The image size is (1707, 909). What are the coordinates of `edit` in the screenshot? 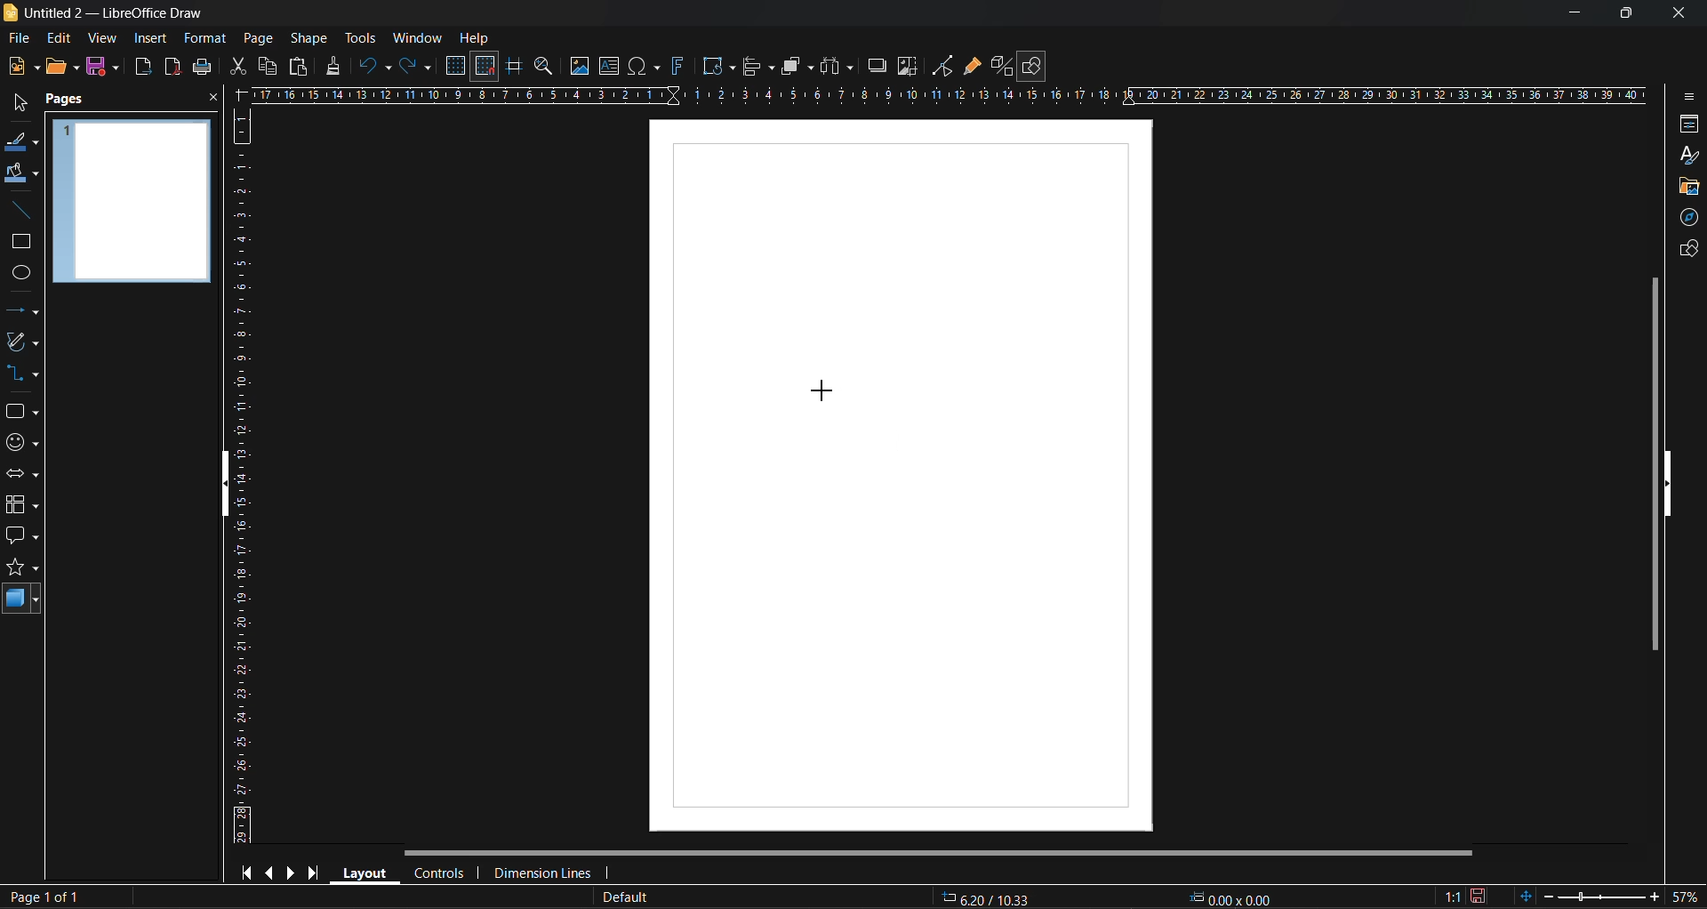 It's located at (58, 36).